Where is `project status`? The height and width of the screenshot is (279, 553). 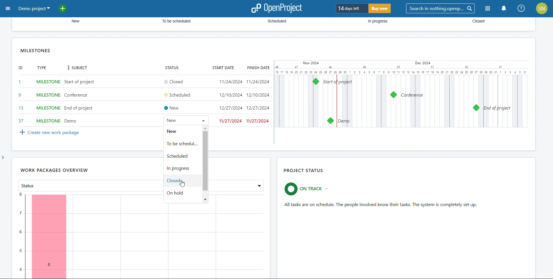
project status is located at coordinates (304, 171).